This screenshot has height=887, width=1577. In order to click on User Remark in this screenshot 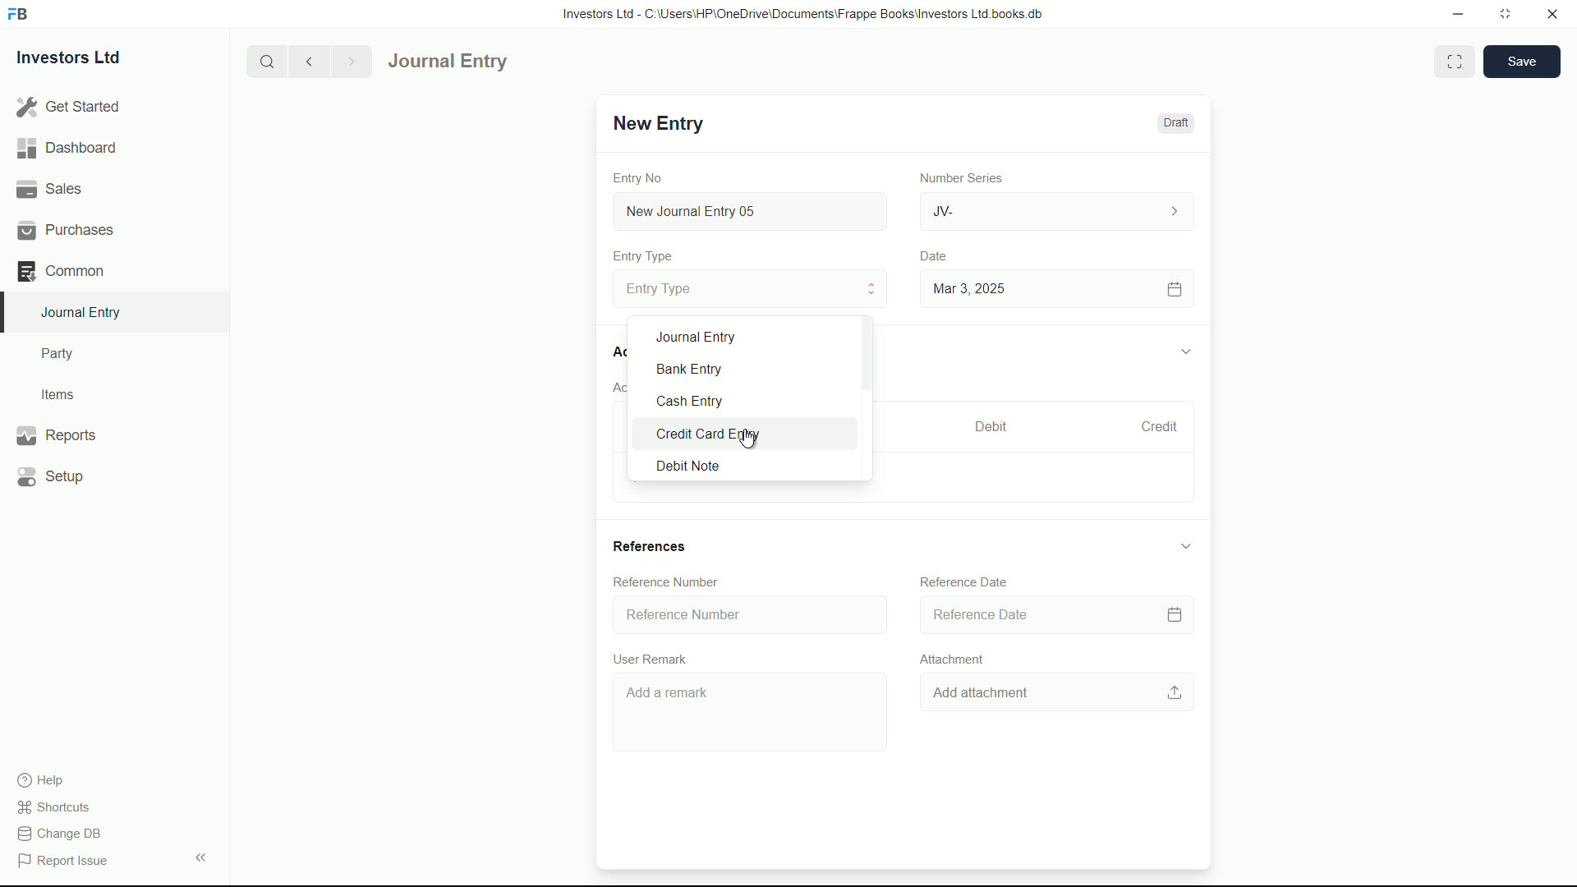, I will do `click(648, 659)`.